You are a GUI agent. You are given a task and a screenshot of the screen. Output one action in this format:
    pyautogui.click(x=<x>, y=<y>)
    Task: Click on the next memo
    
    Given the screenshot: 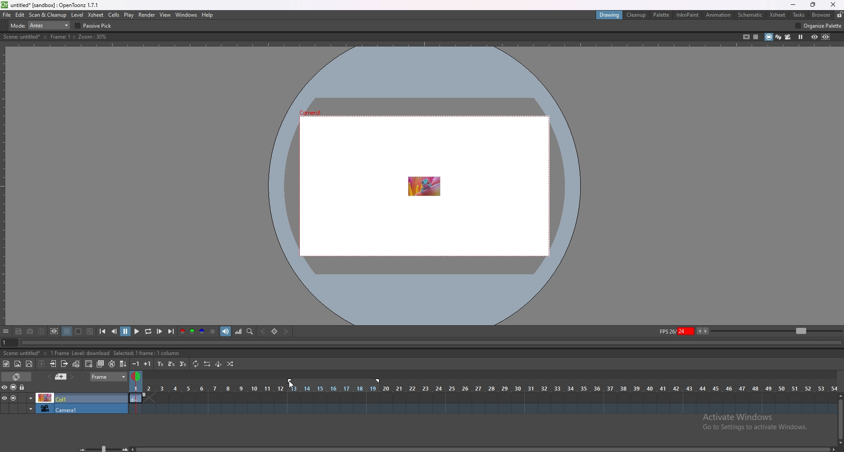 What is the action you would take?
    pyautogui.click(x=72, y=377)
    